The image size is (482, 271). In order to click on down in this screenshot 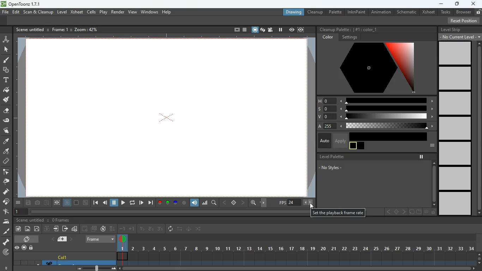, I will do `click(112, 229)`.